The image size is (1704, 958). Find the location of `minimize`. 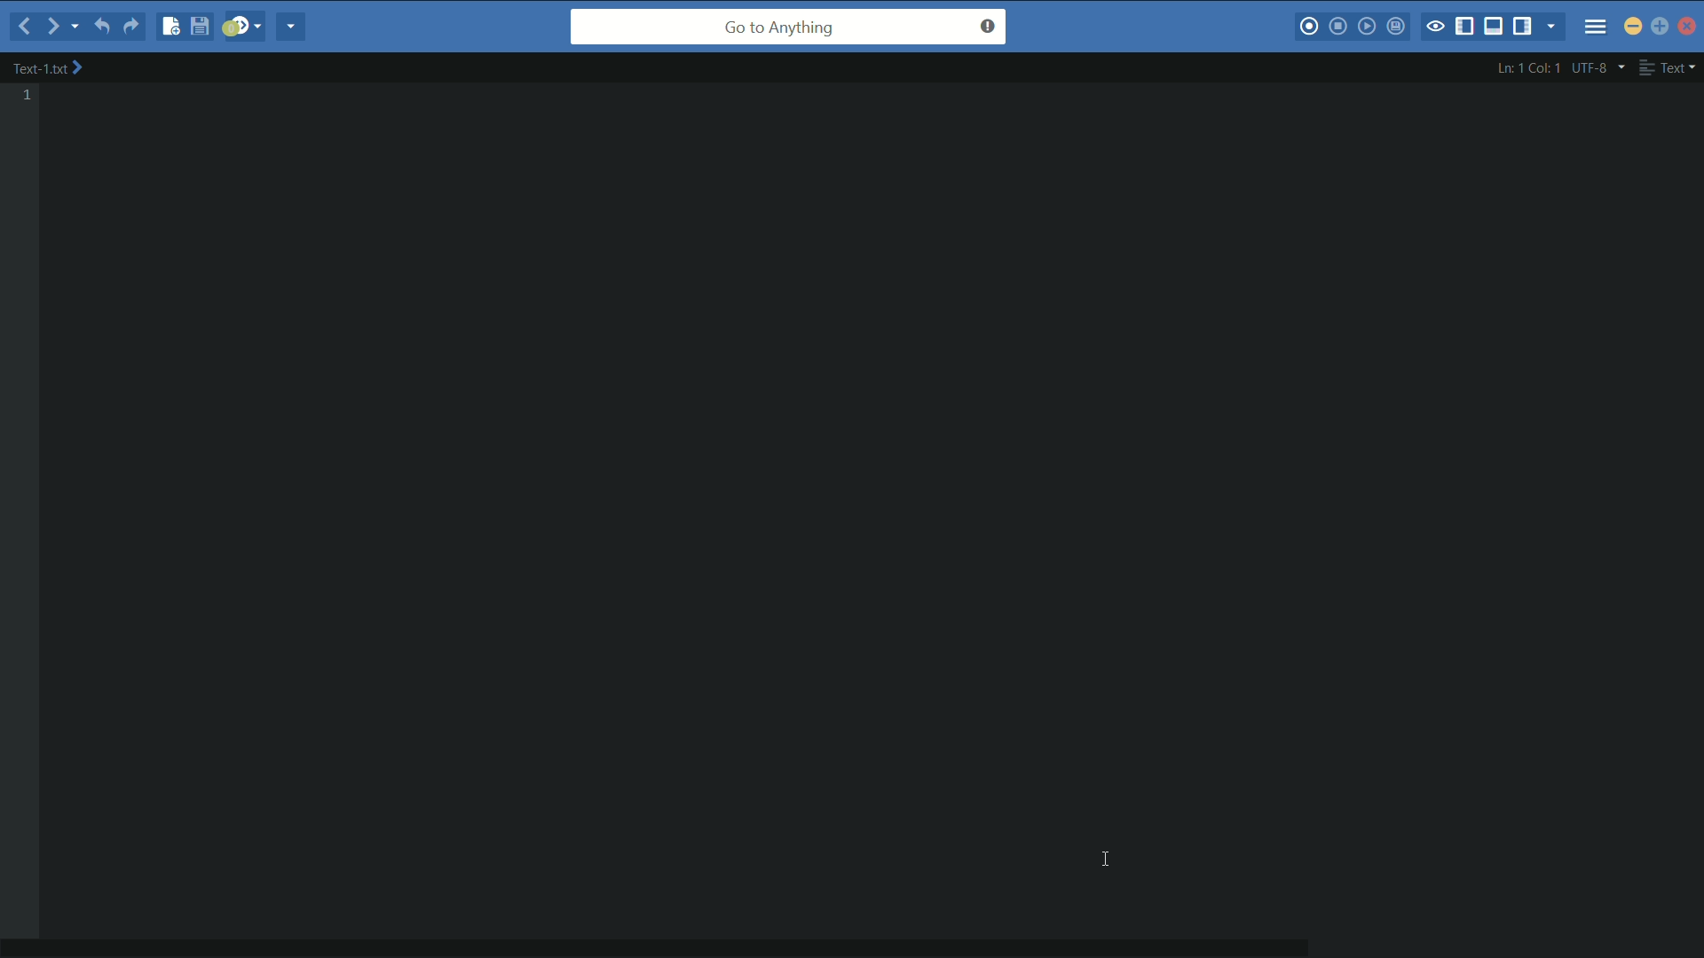

minimize is located at coordinates (1631, 26).